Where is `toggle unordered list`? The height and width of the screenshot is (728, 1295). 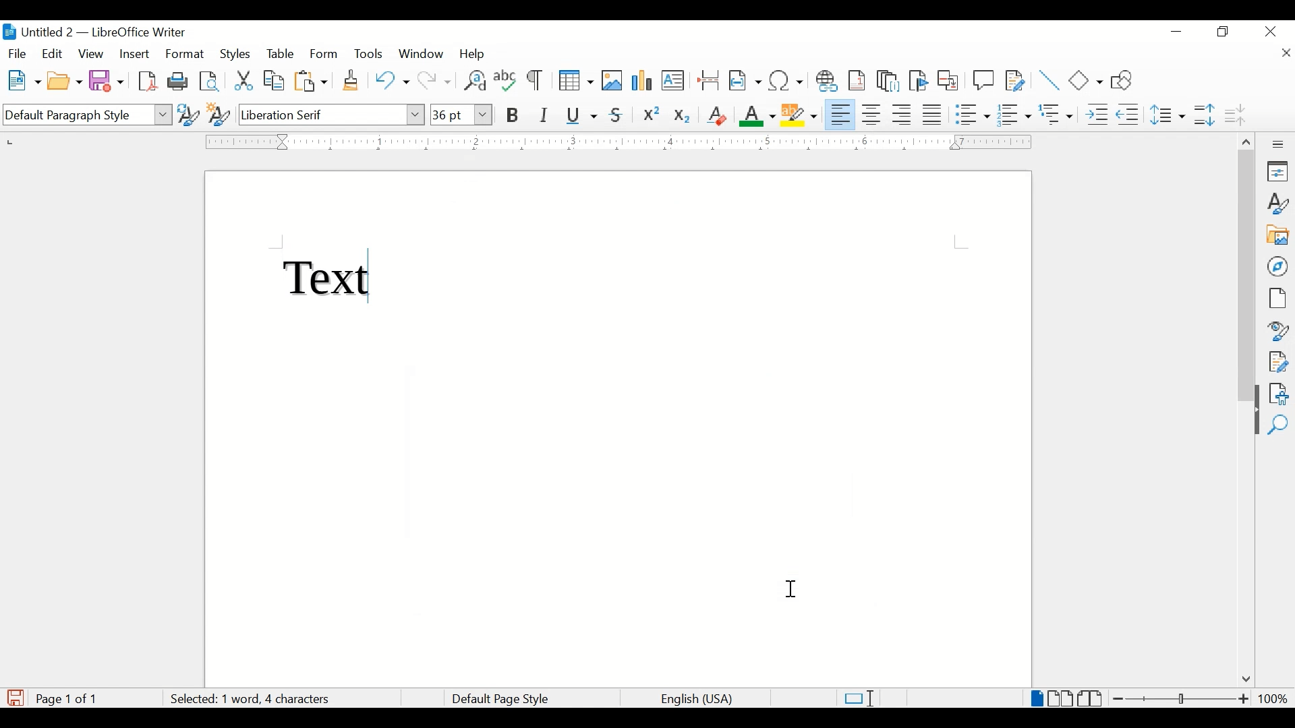 toggle unordered list is located at coordinates (973, 114).